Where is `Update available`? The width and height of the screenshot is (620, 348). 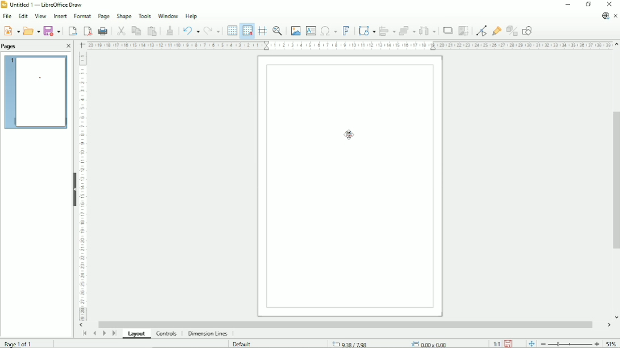
Update available is located at coordinates (605, 15).